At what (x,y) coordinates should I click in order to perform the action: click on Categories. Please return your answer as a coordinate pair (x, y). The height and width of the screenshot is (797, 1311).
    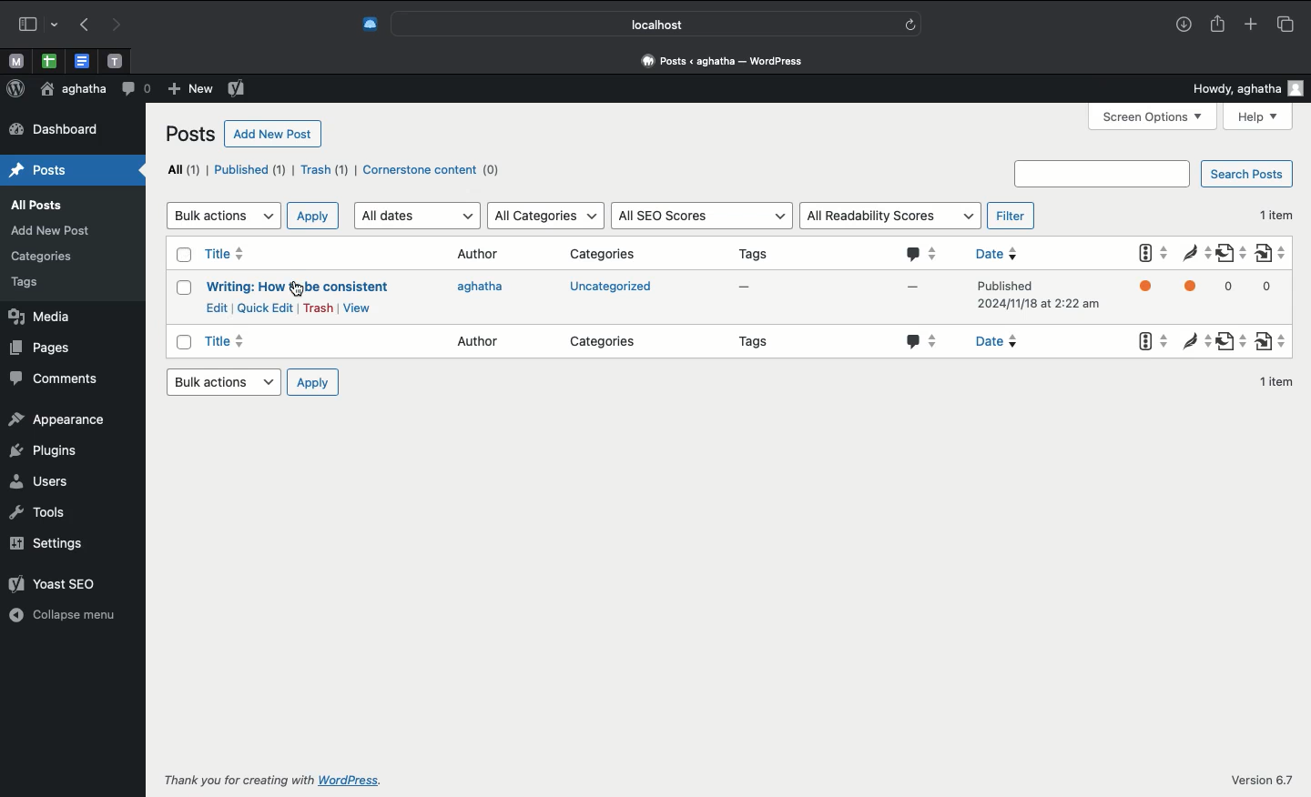
    Looking at the image, I should click on (604, 252).